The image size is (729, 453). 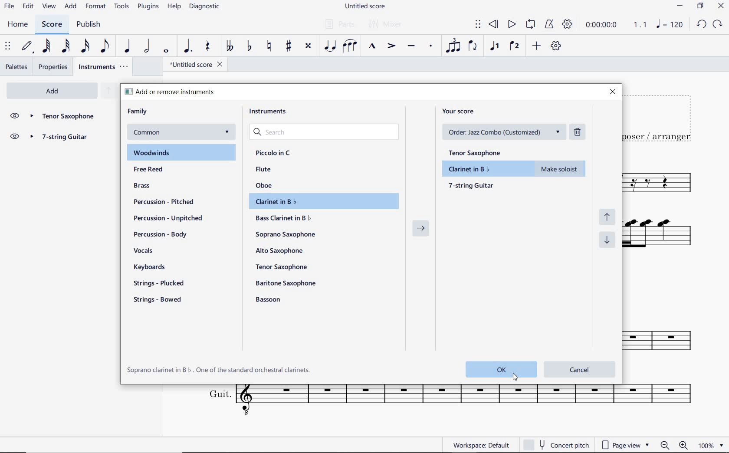 What do you see at coordinates (205, 7) in the screenshot?
I see `DIAGNOSTIC` at bounding box center [205, 7].